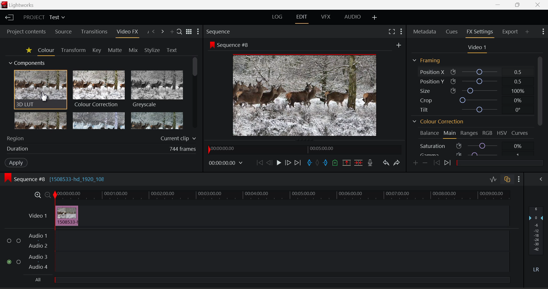  Describe the element at coordinates (475, 91) in the screenshot. I see `Size` at that location.